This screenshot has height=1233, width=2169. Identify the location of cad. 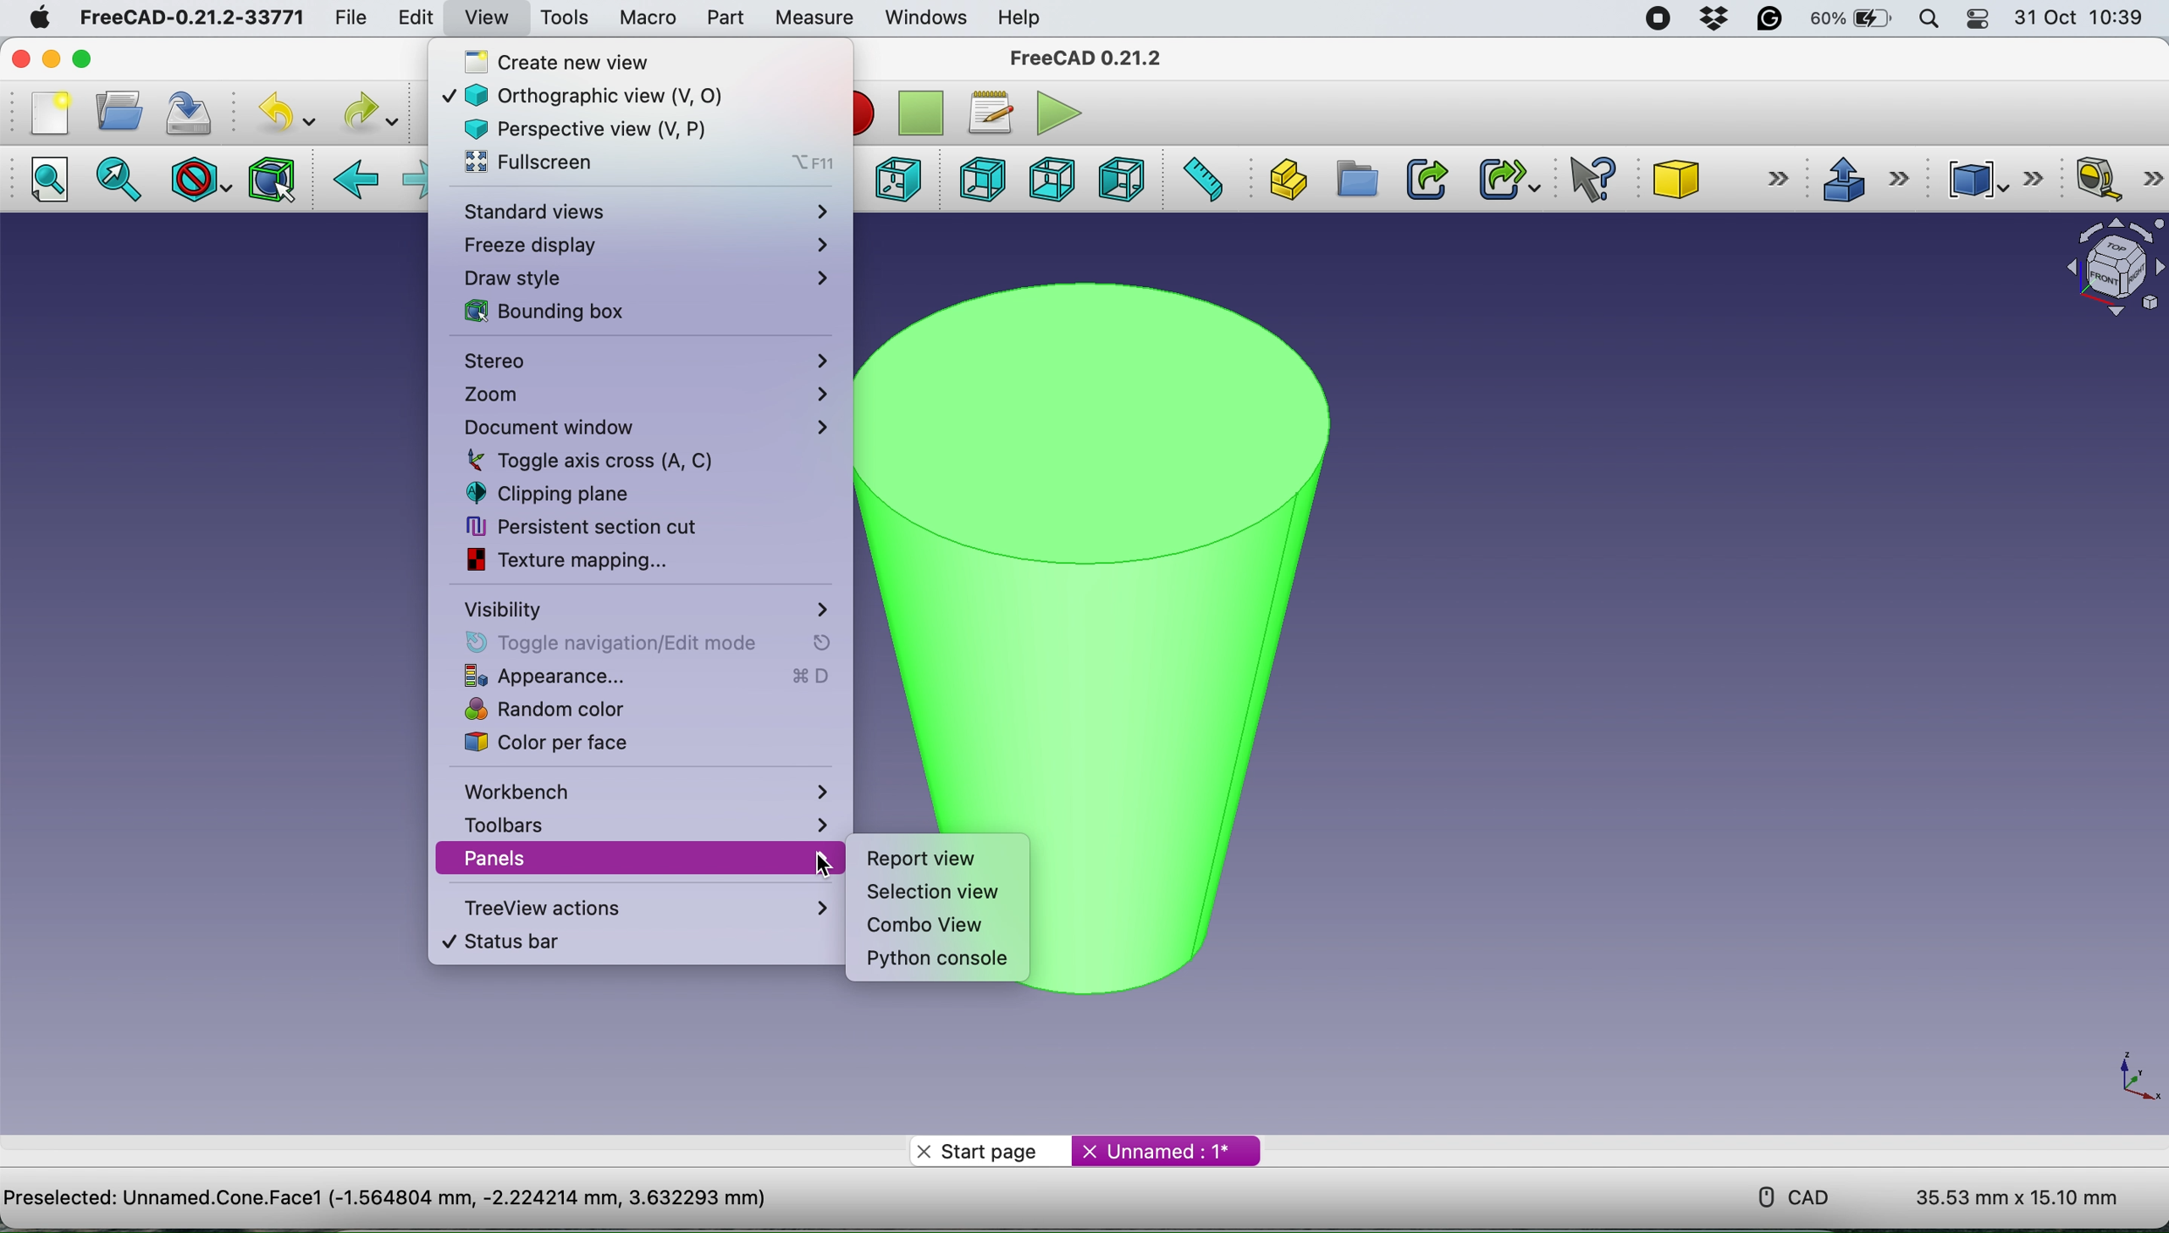
(1782, 1195).